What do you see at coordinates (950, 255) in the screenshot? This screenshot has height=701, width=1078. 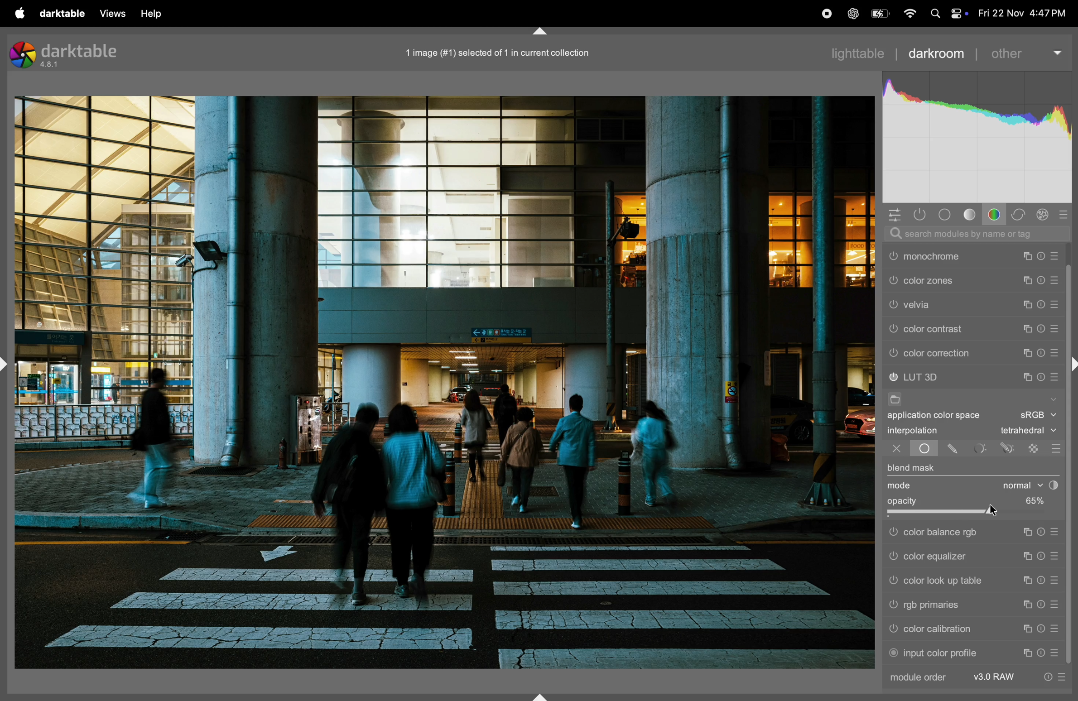 I see `out put color profiles` at bounding box center [950, 255].